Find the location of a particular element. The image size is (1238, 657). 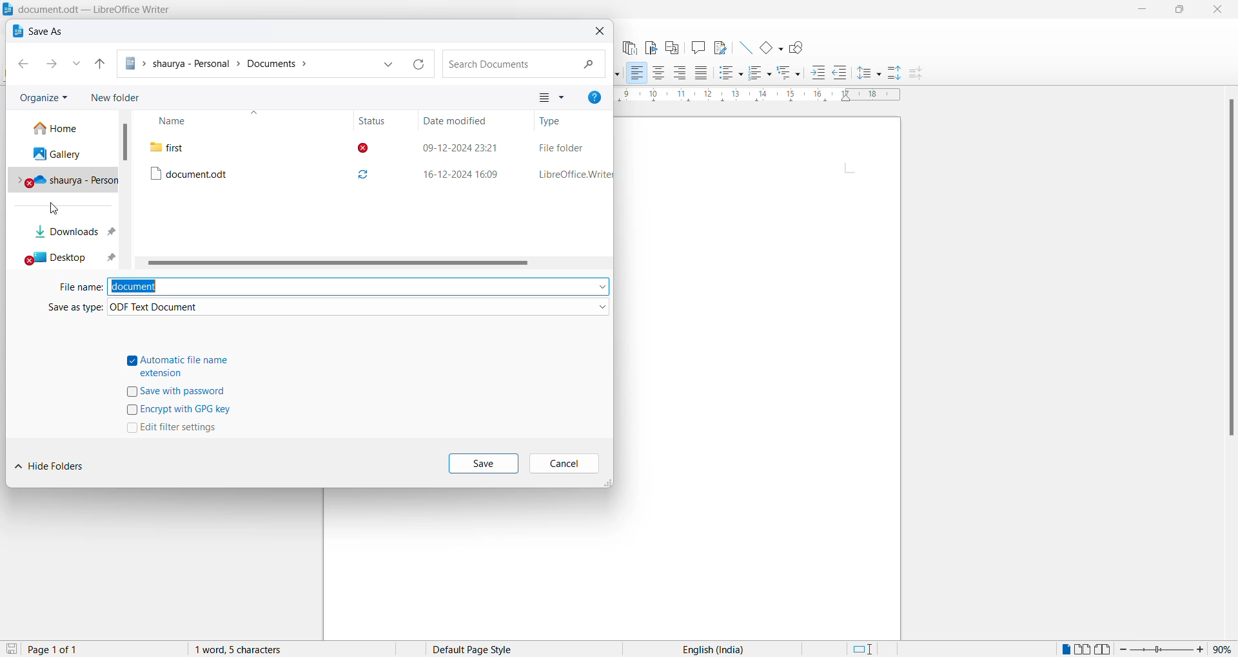

libreoffice writer is located at coordinates (572, 175).